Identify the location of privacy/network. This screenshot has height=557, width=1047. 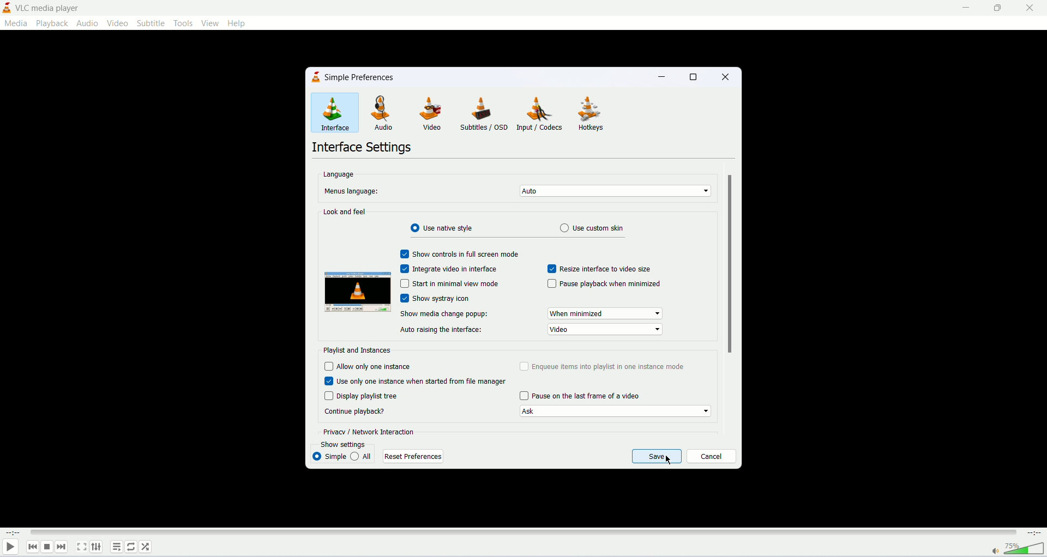
(368, 432).